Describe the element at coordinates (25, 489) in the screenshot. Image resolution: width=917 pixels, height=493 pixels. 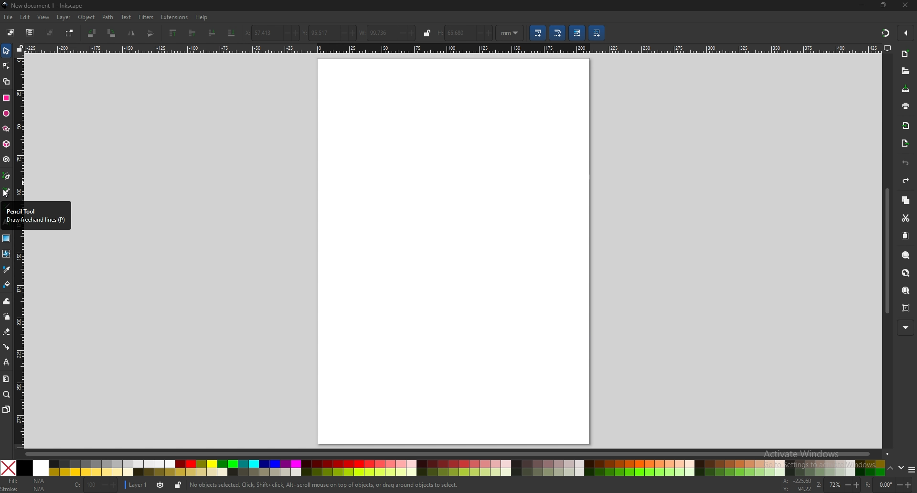
I see `stroke` at that location.